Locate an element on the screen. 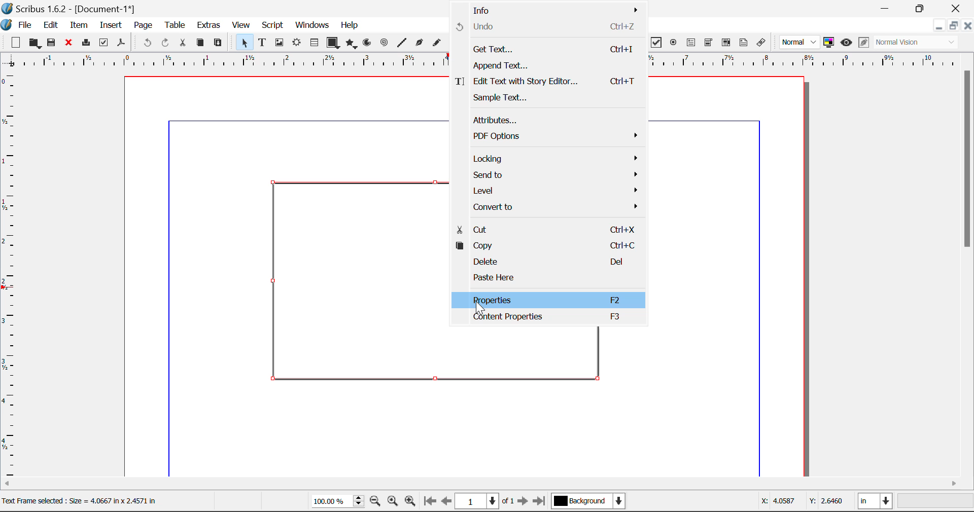  File is located at coordinates (18, 24).